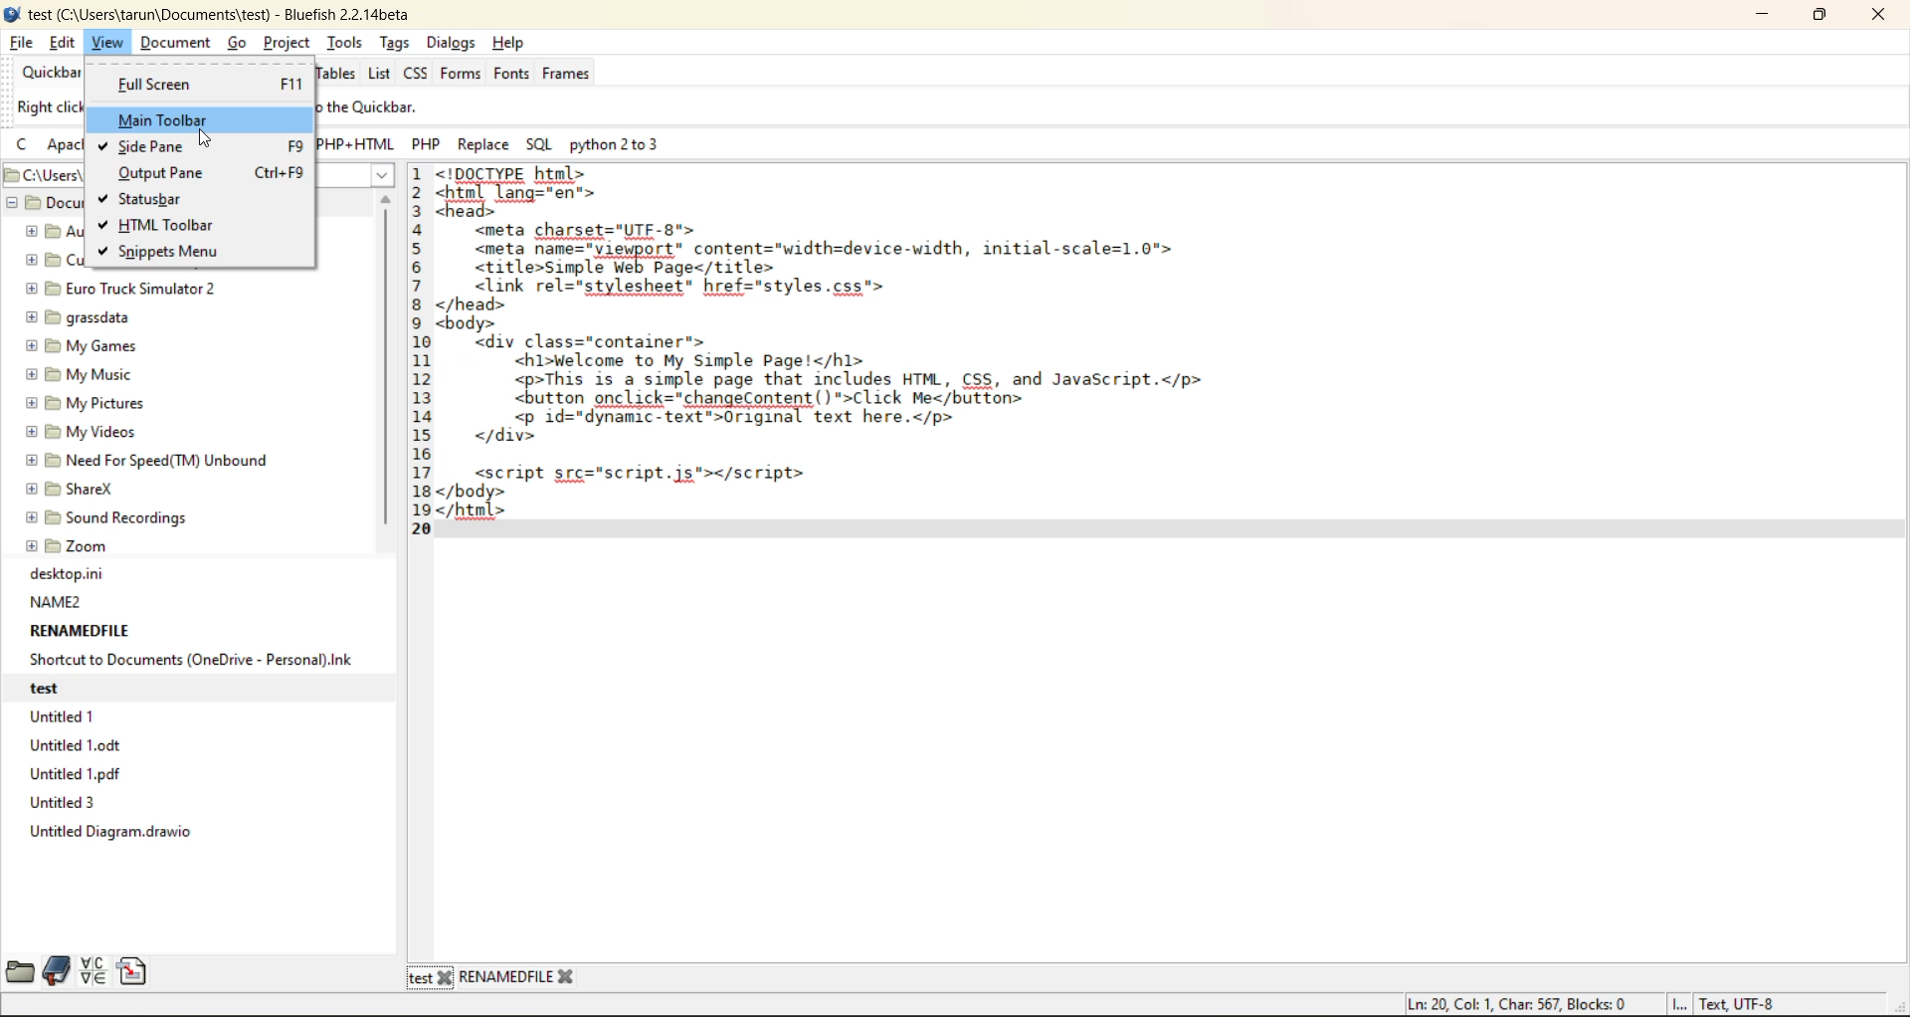 The height and width of the screenshot is (1017, 1910). What do you see at coordinates (333, 74) in the screenshot?
I see `tables` at bounding box center [333, 74].